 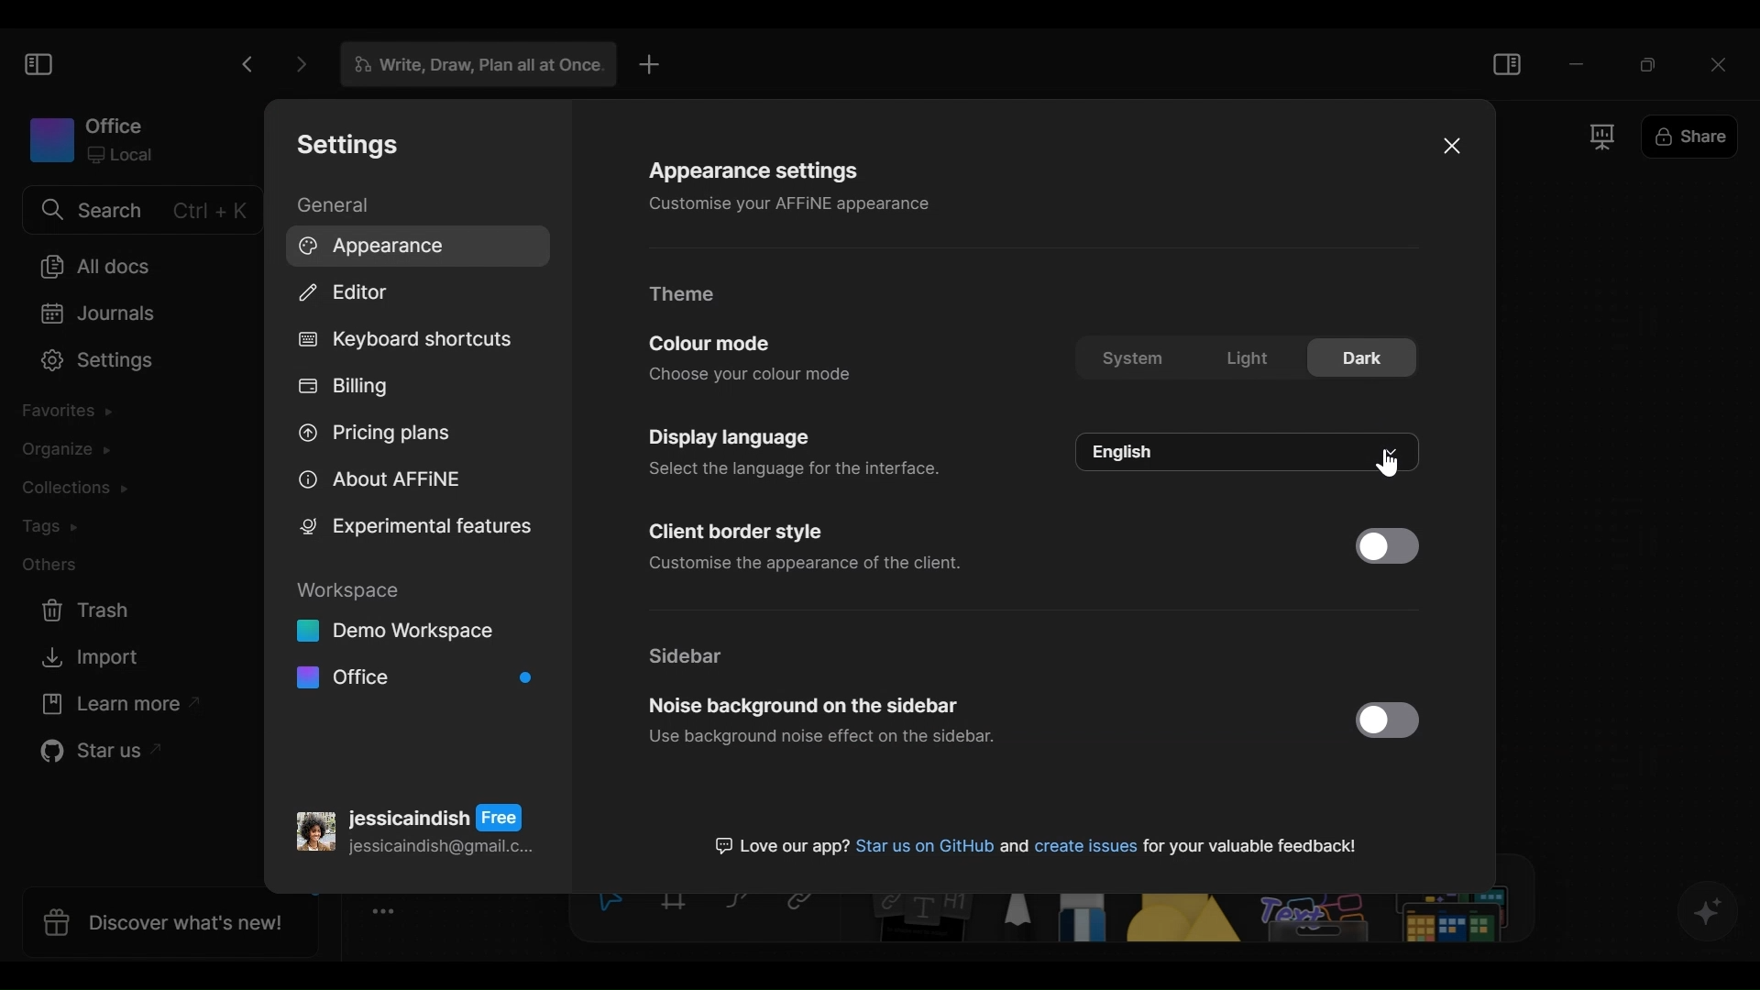 I want to click on Click to go forward, so click(x=295, y=64).